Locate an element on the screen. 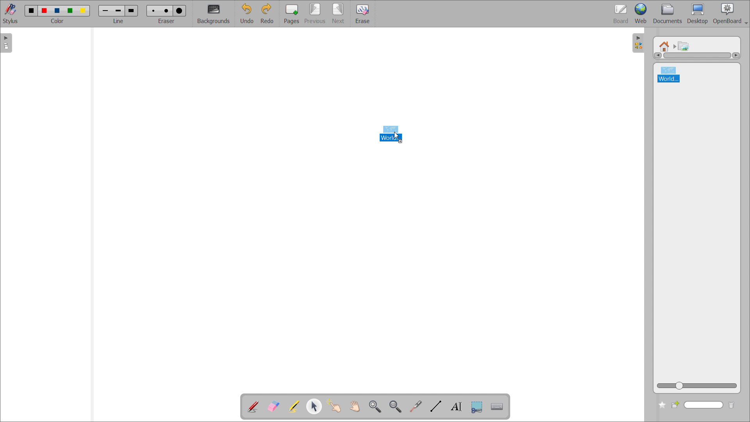 This screenshot has height=422, width=750. backgrounds is located at coordinates (214, 13).